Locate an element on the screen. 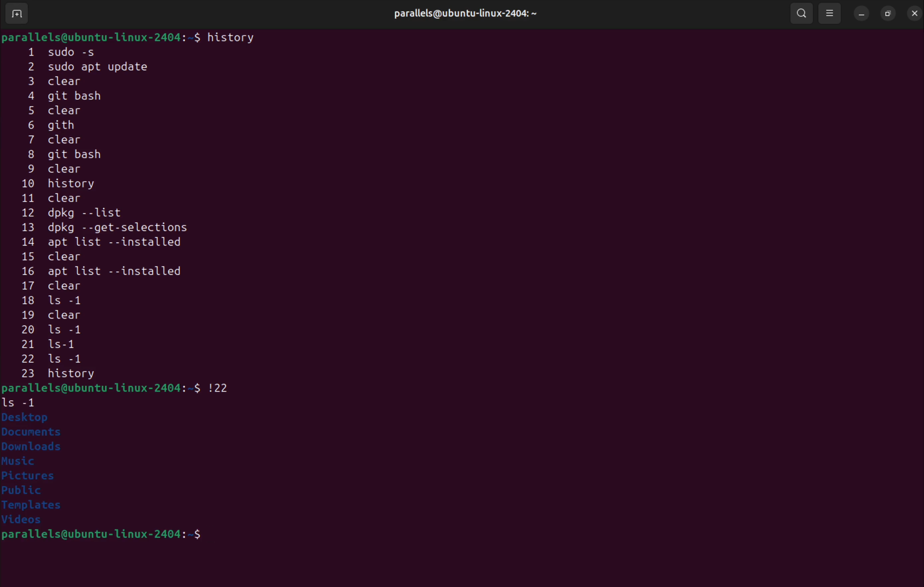 This screenshot has height=587, width=924. view options is located at coordinates (831, 13).